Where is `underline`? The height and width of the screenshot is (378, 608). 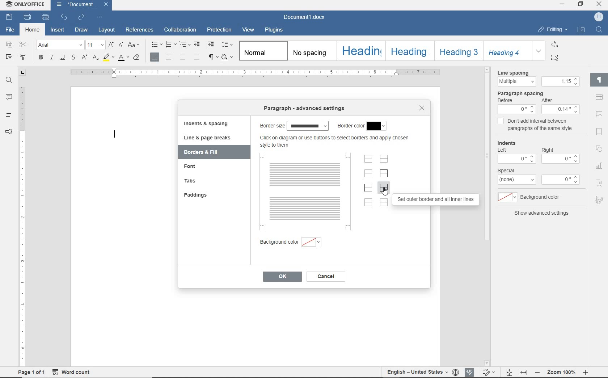 underline is located at coordinates (63, 58).